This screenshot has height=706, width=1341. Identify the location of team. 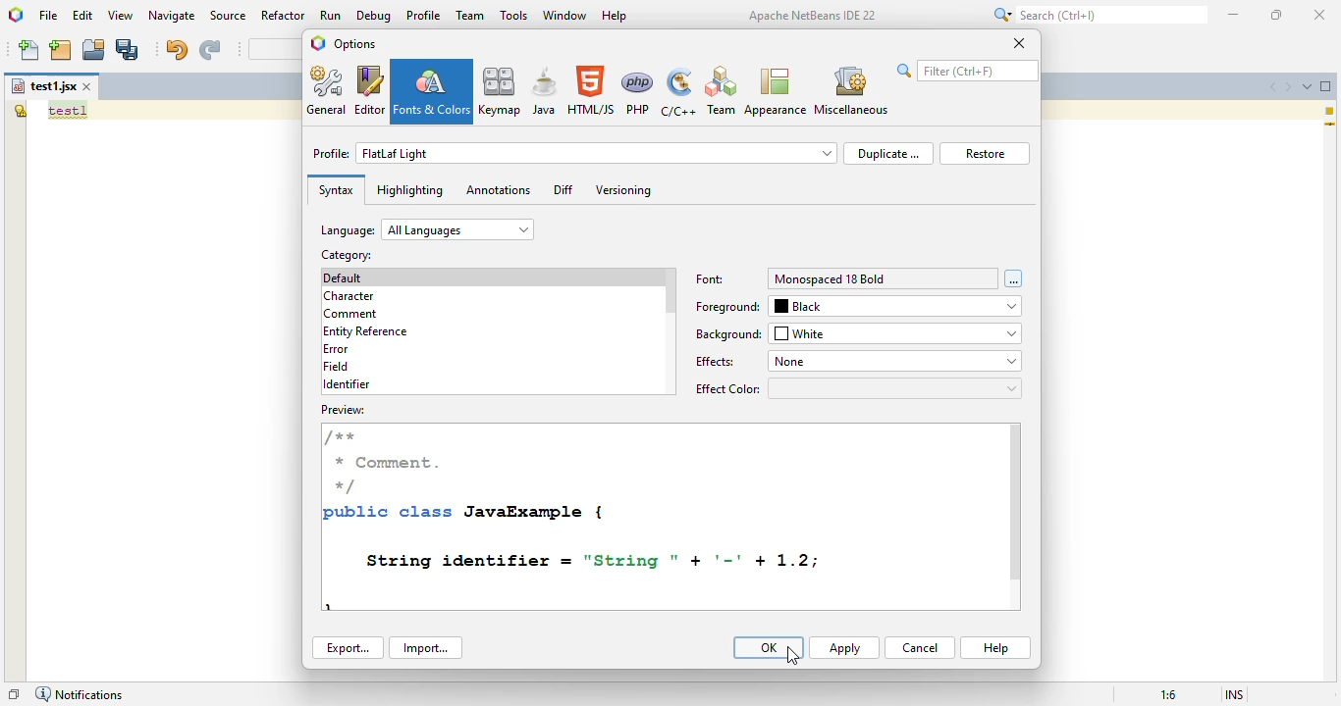
(471, 15).